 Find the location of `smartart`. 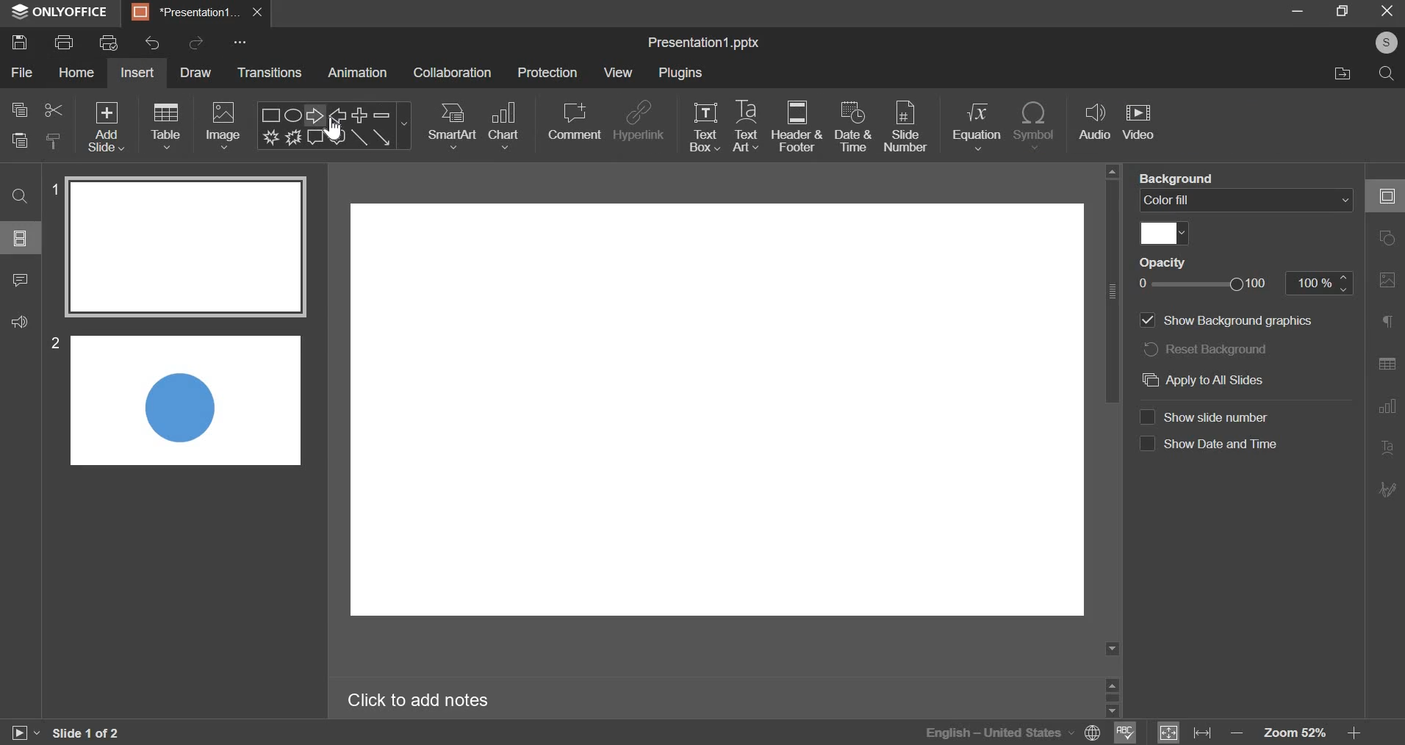

smartart is located at coordinates (453, 126).